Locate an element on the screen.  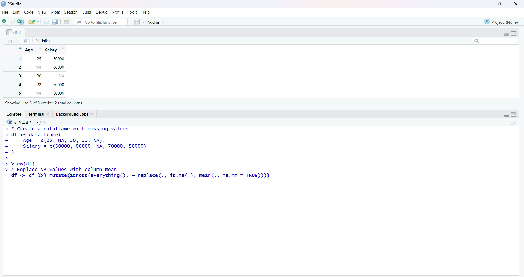
Go forward to the next source location (Ctrl + F10) is located at coordinates (17, 41).